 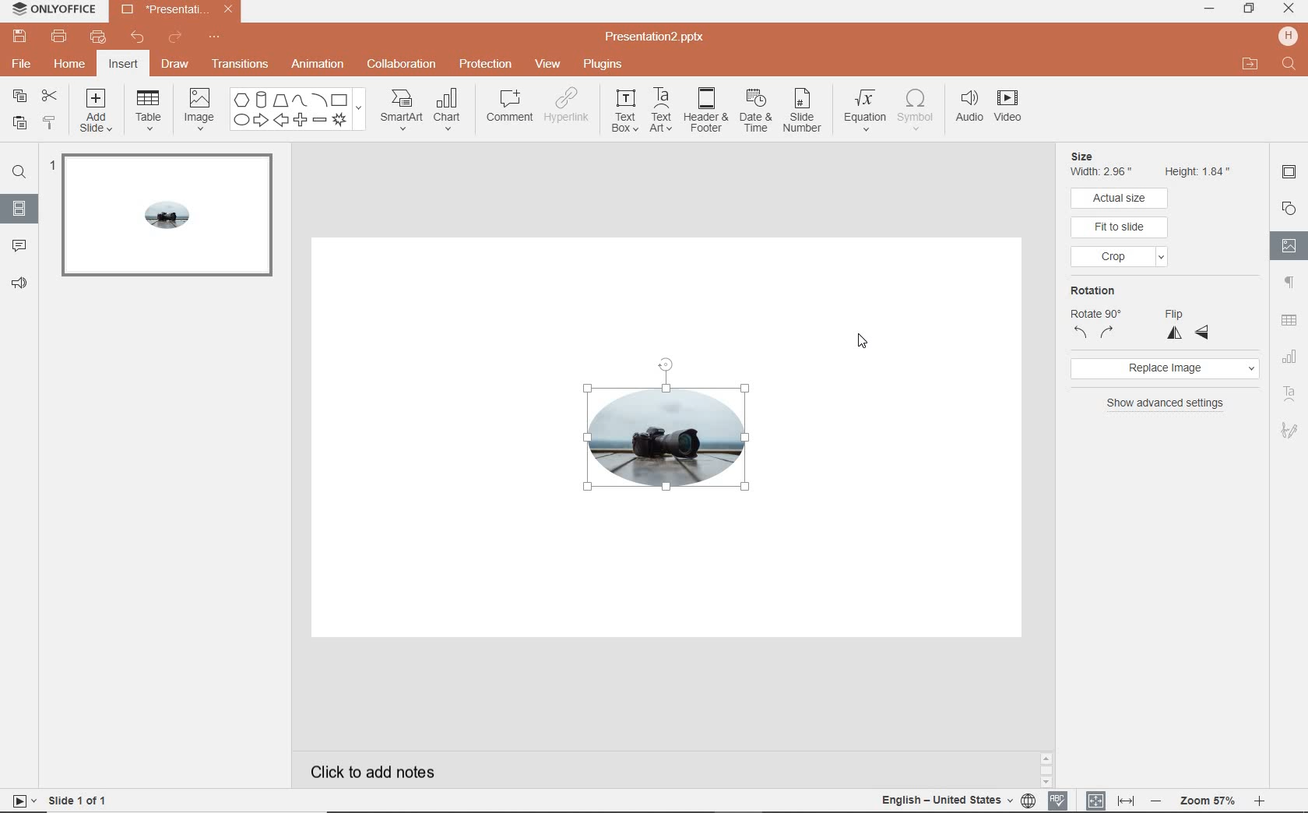 What do you see at coordinates (19, 94) in the screenshot?
I see `copy` at bounding box center [19, 94].